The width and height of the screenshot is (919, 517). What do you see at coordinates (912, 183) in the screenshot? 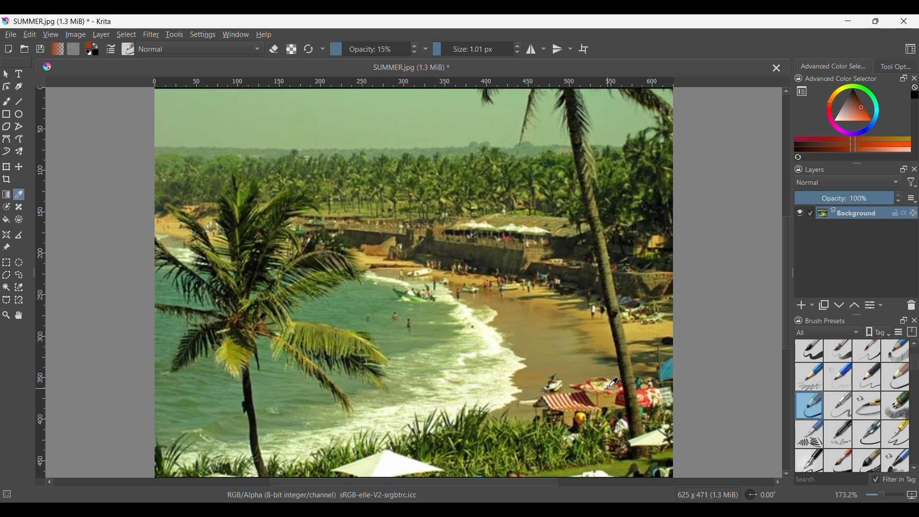
I see `filter options` at bounding box center [912, 183].